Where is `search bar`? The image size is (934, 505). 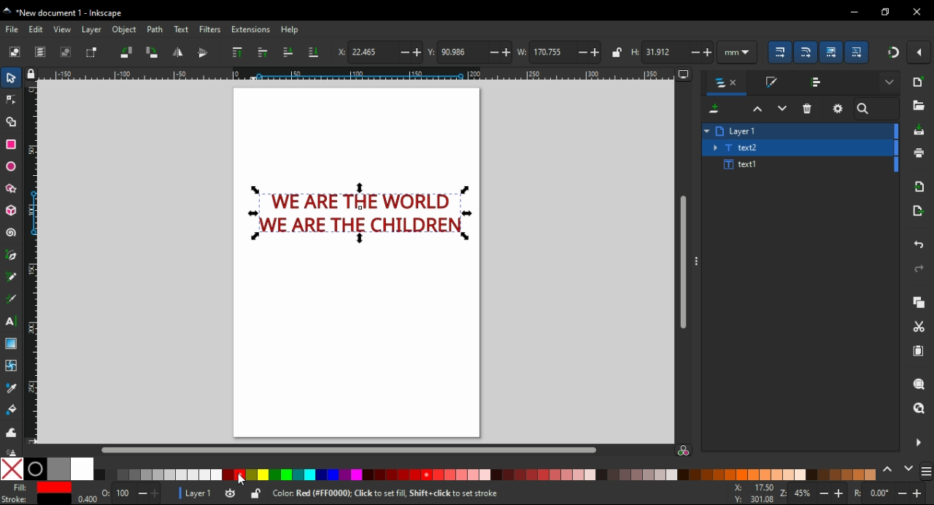 search bar is located at coordinates (876, 109).